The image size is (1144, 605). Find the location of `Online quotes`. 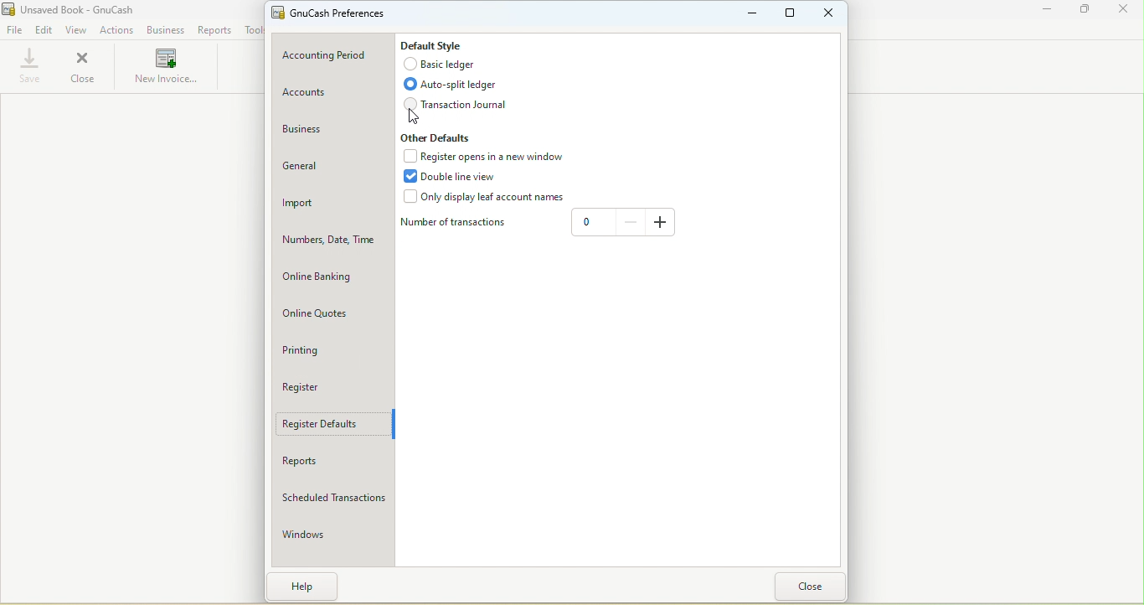

Online quotes is located at coordinates (332, 313).